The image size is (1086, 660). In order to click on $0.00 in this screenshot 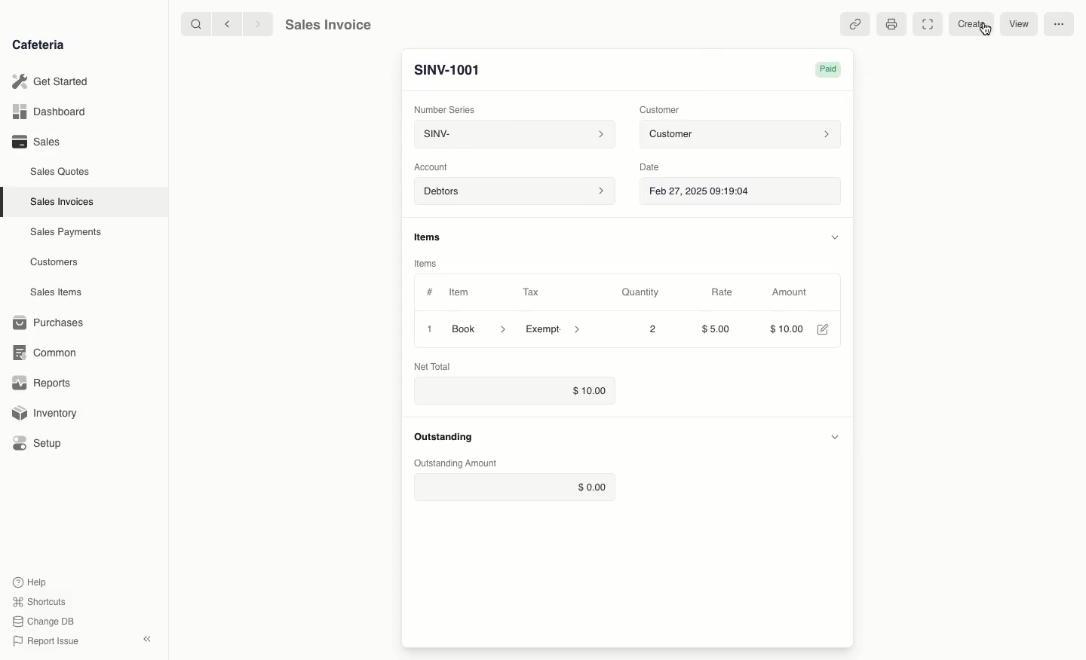, I will do `click(514, 487)`.